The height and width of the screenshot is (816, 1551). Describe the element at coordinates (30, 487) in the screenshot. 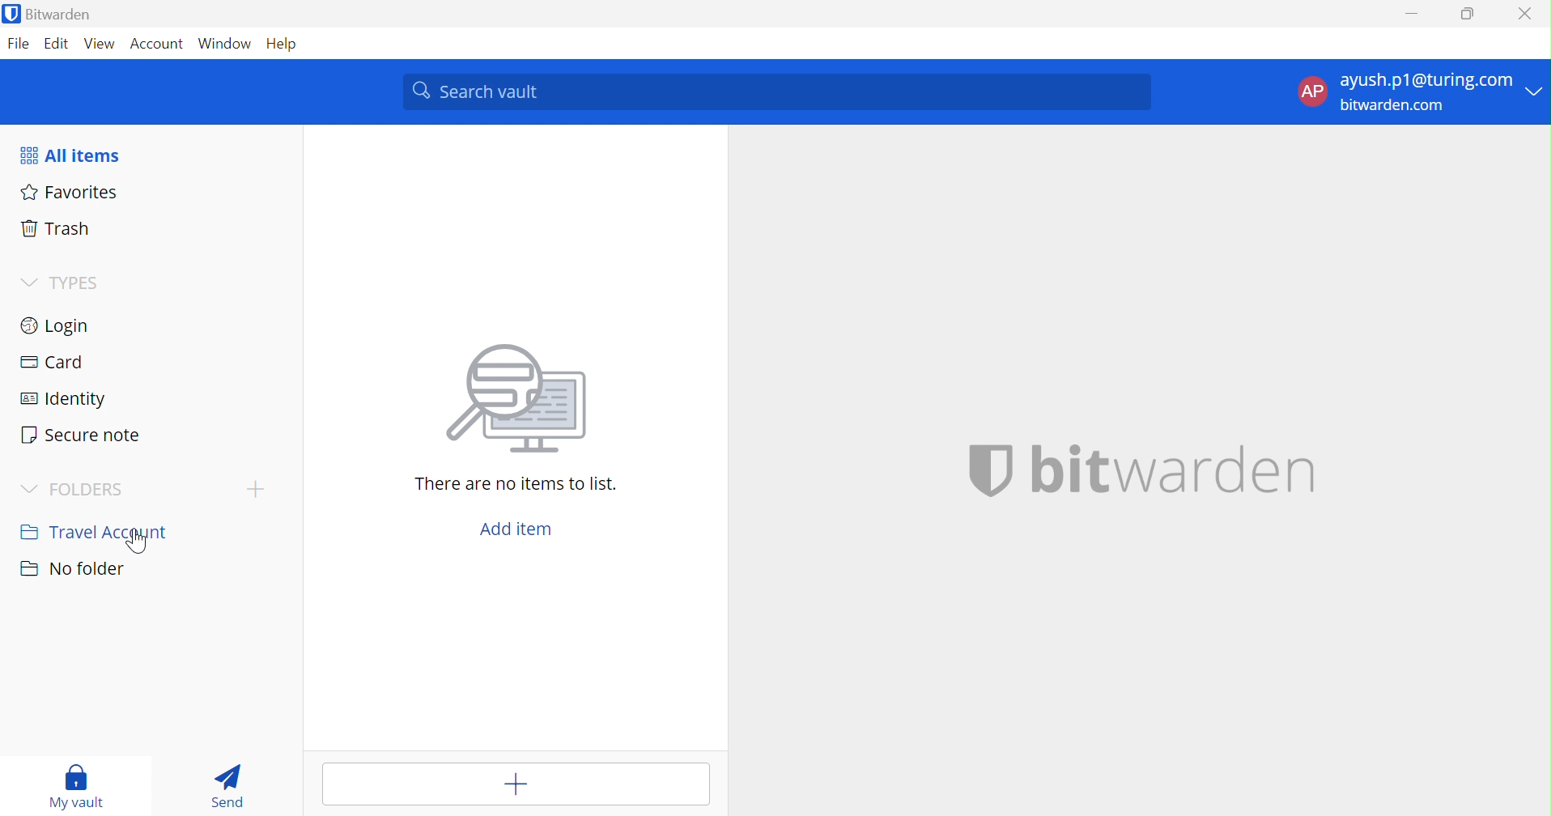

I see `Drop Down` at that location.